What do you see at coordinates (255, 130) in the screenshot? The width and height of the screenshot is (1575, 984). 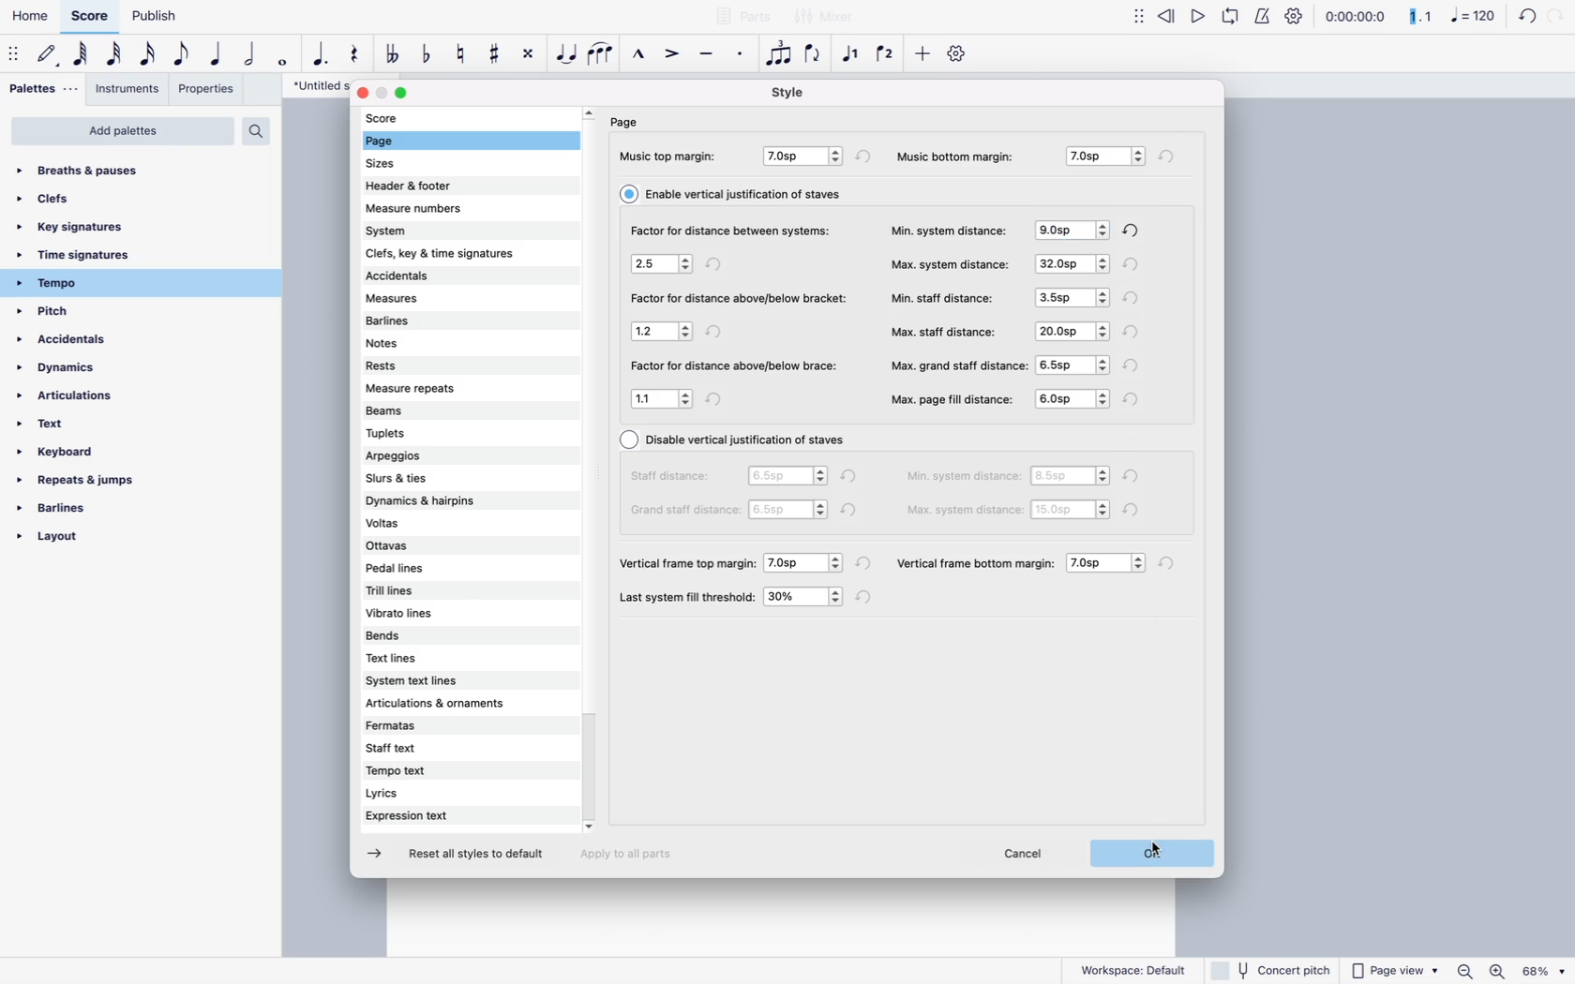 I see `search` at bounding box center [255, 130].